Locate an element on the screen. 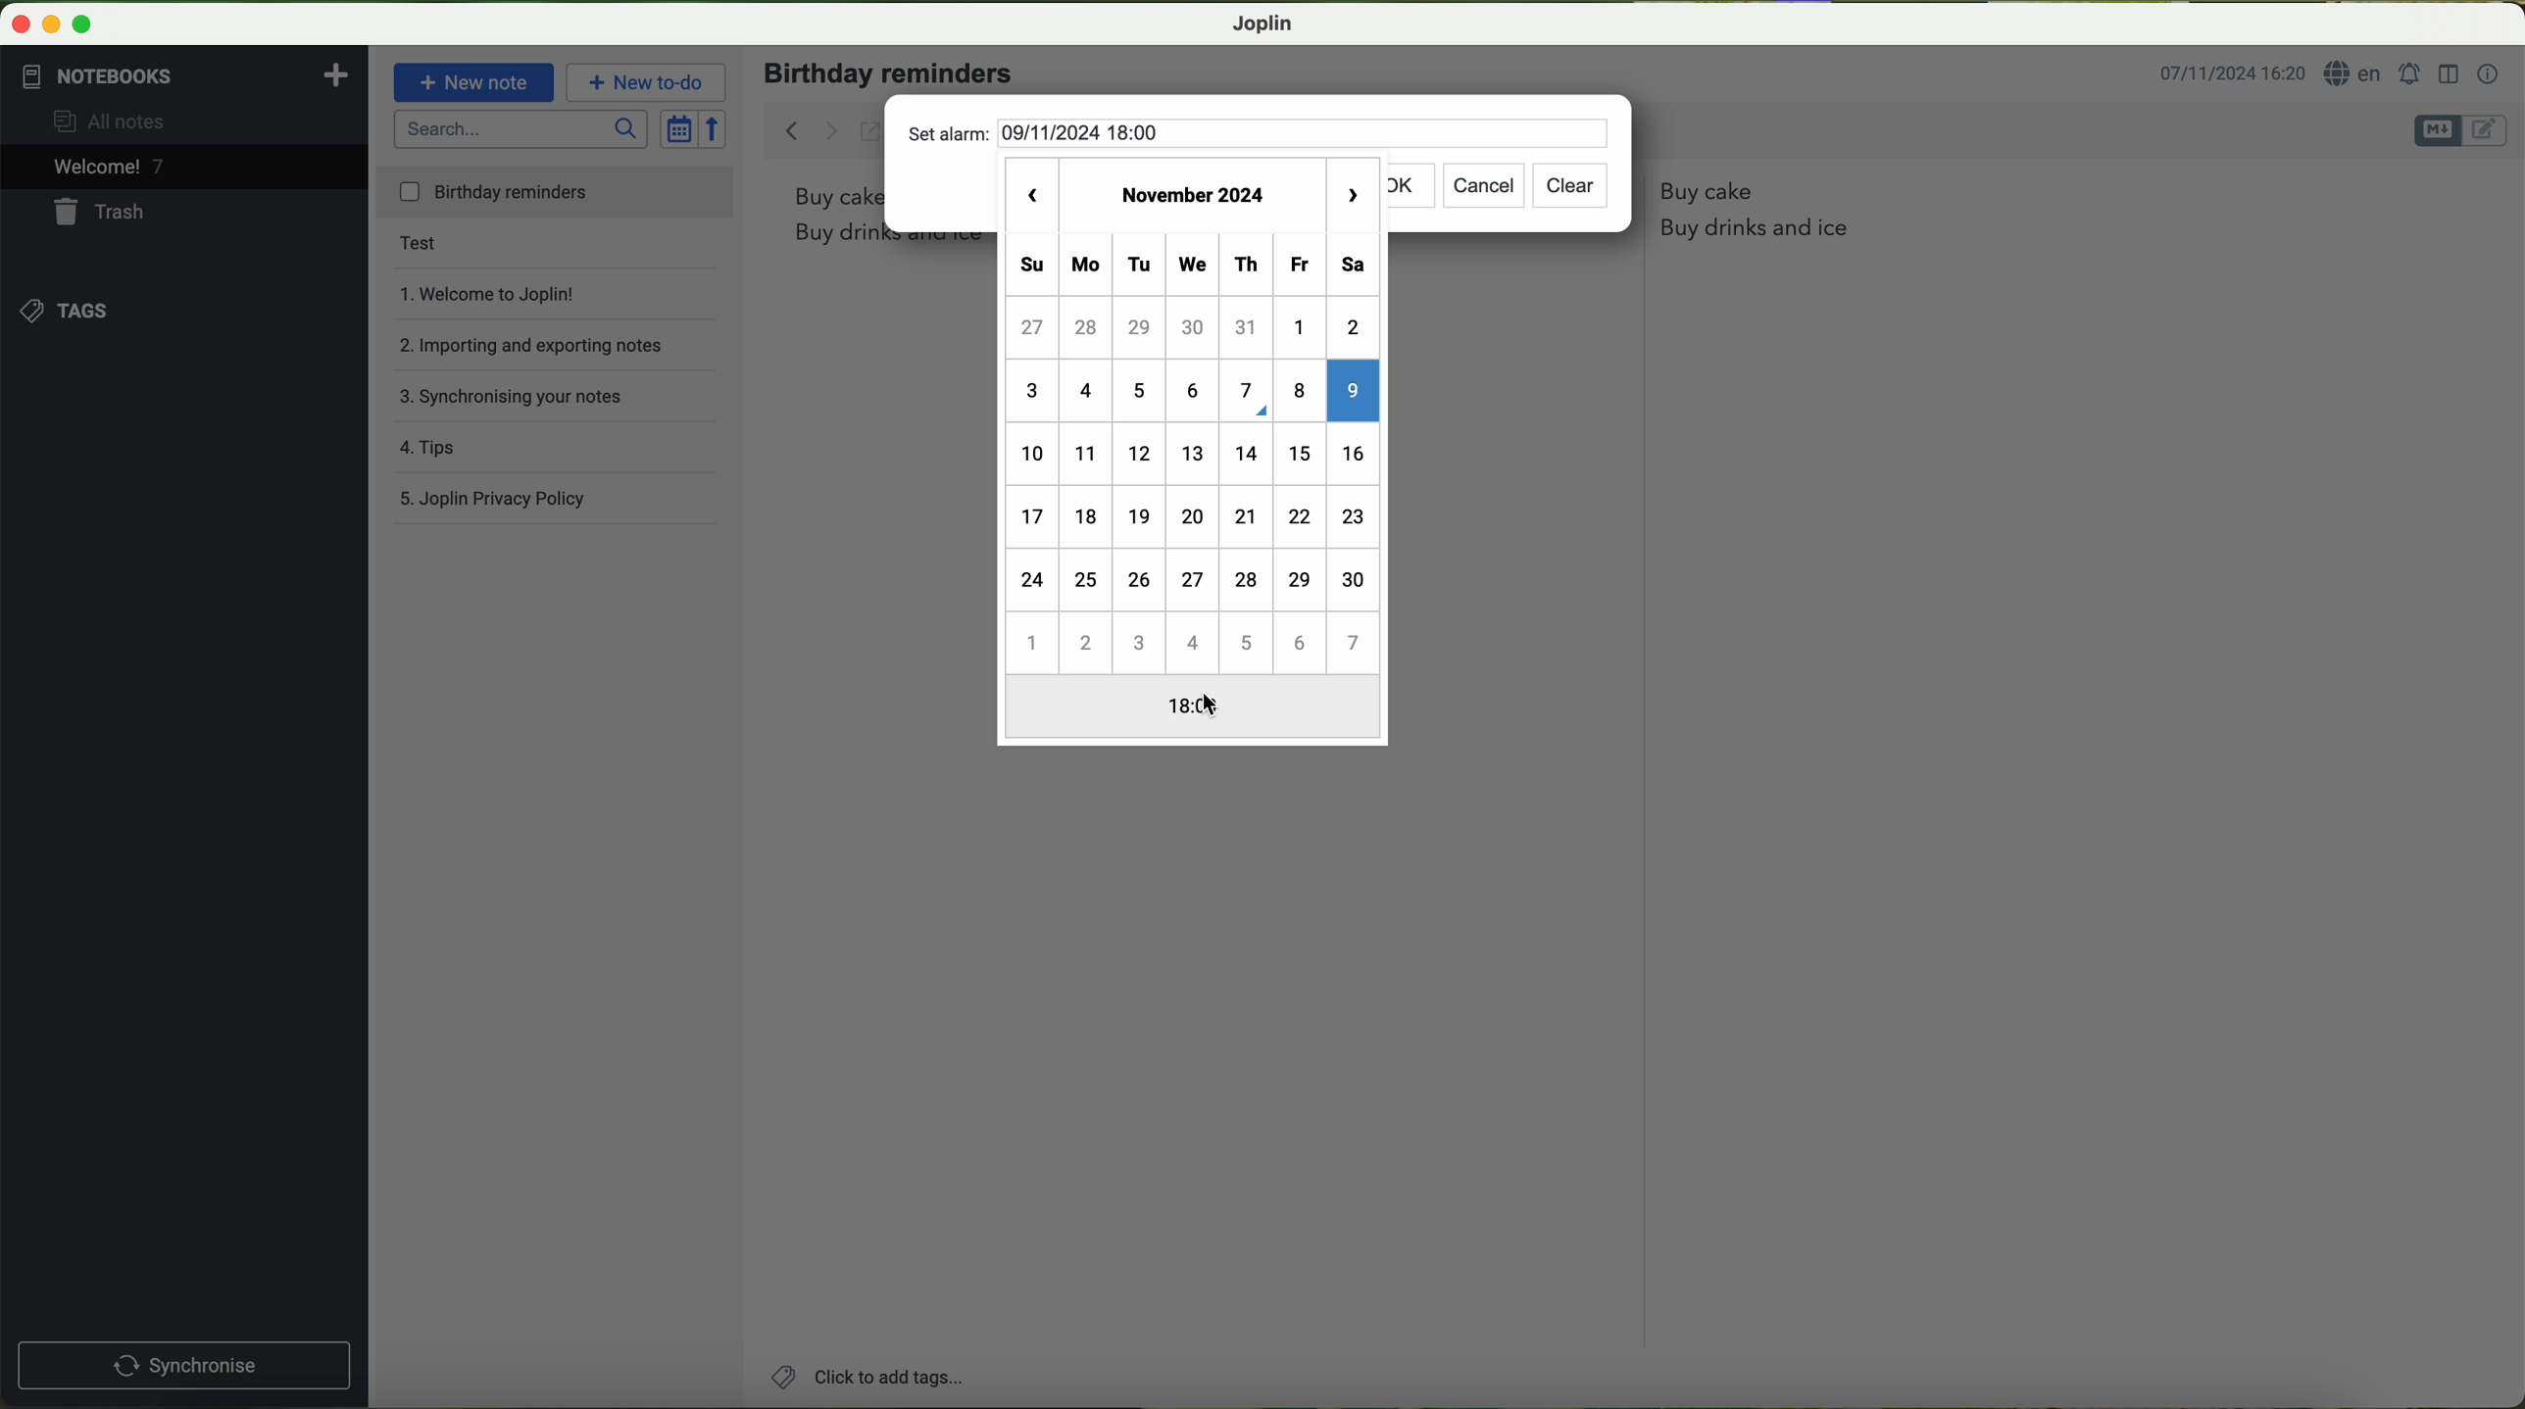  birthday reminders file is located at coordinates (557, 195).